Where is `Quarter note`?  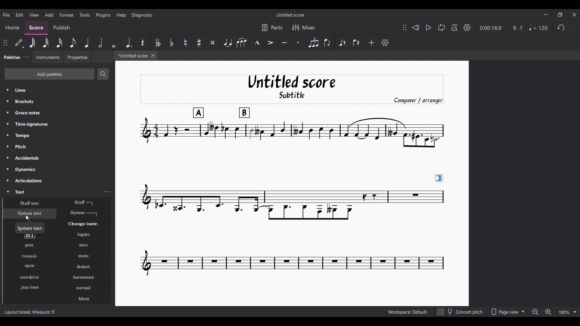 Quarter note is located at coordinates (87, 42).